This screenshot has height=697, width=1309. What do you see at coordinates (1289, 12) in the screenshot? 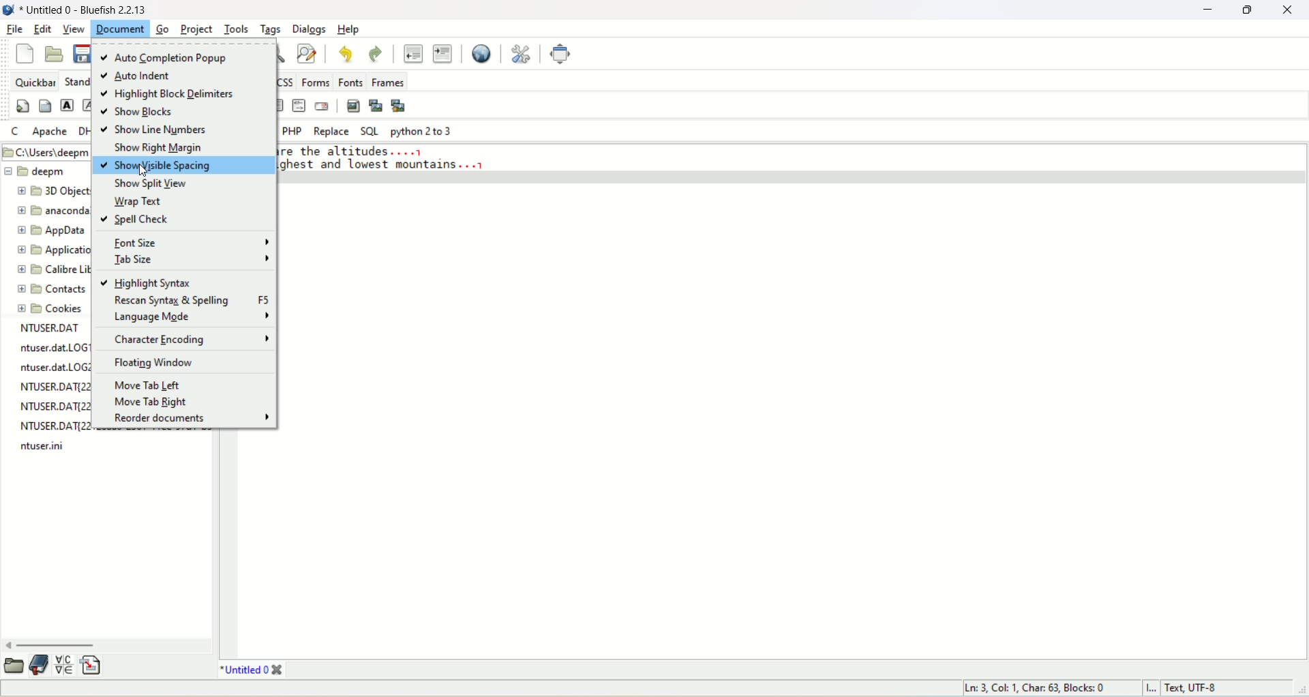
I see `close` at bounding box center [1289, 12].